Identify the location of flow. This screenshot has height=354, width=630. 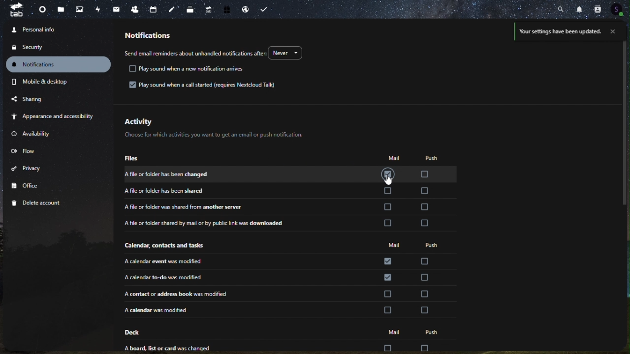
(28, 151).